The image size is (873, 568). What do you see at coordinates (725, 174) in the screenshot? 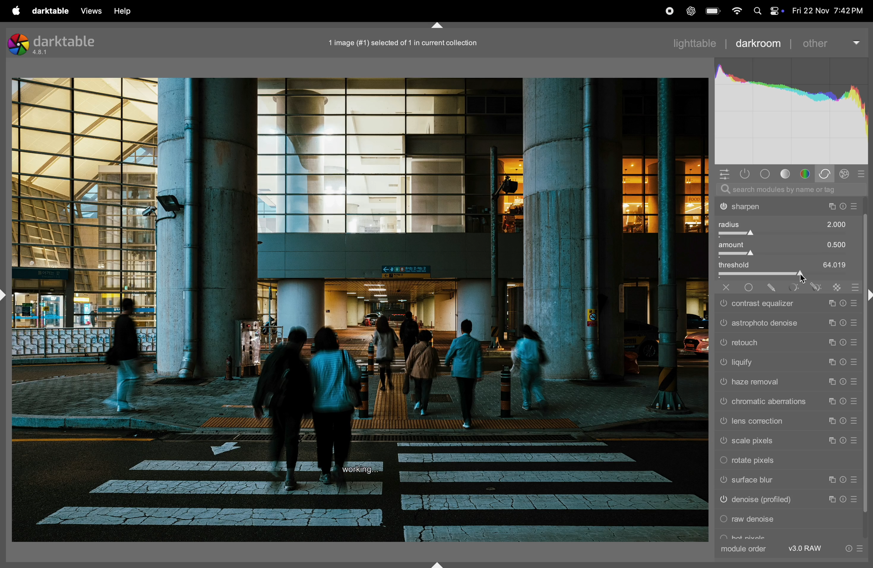
I see `quick acess panel` at bounding box center [725, 174].